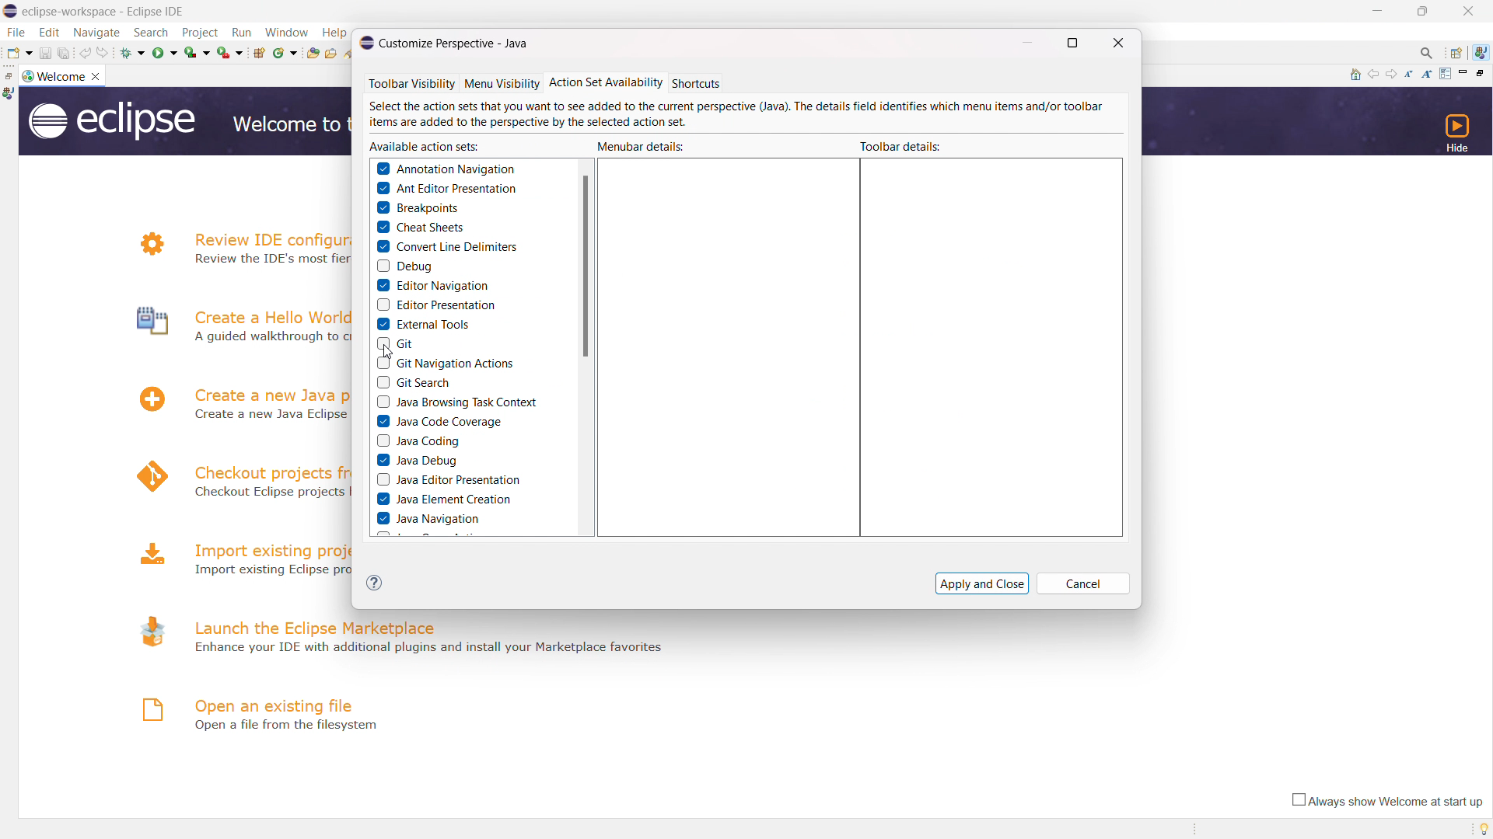  I want to click on java code coverage, so click(439, 421).